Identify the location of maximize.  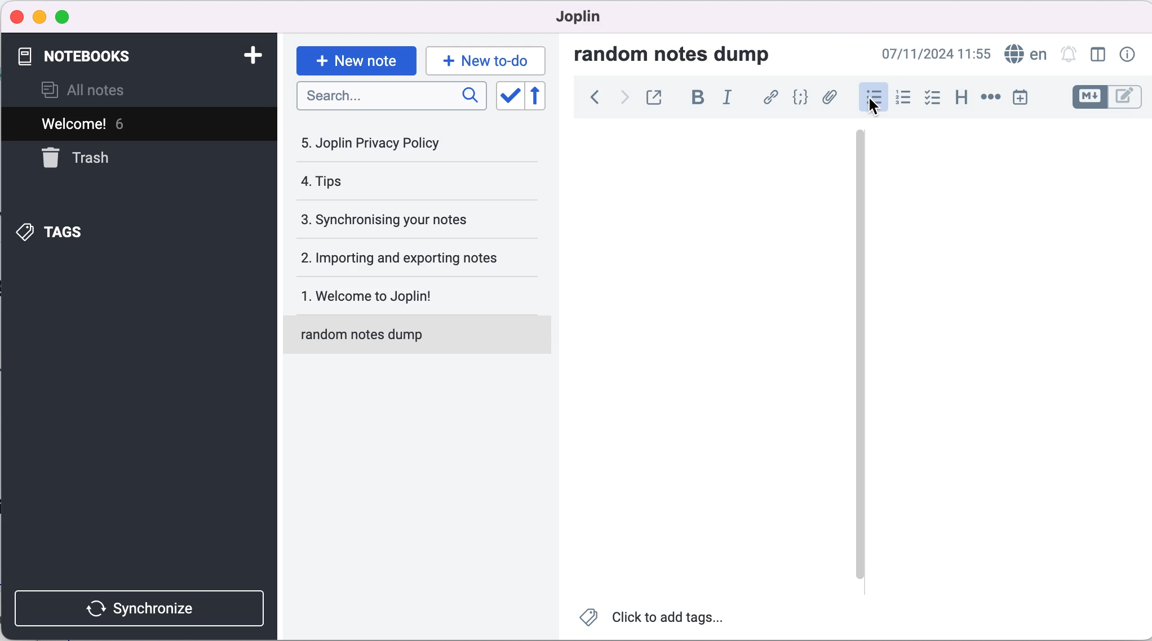
(63, 18).